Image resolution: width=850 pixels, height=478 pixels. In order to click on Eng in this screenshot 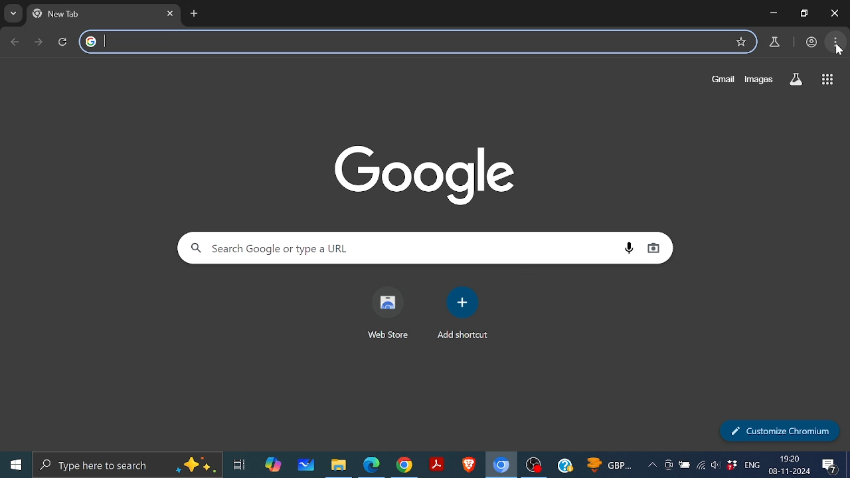, I will do `click(753, 465)`.